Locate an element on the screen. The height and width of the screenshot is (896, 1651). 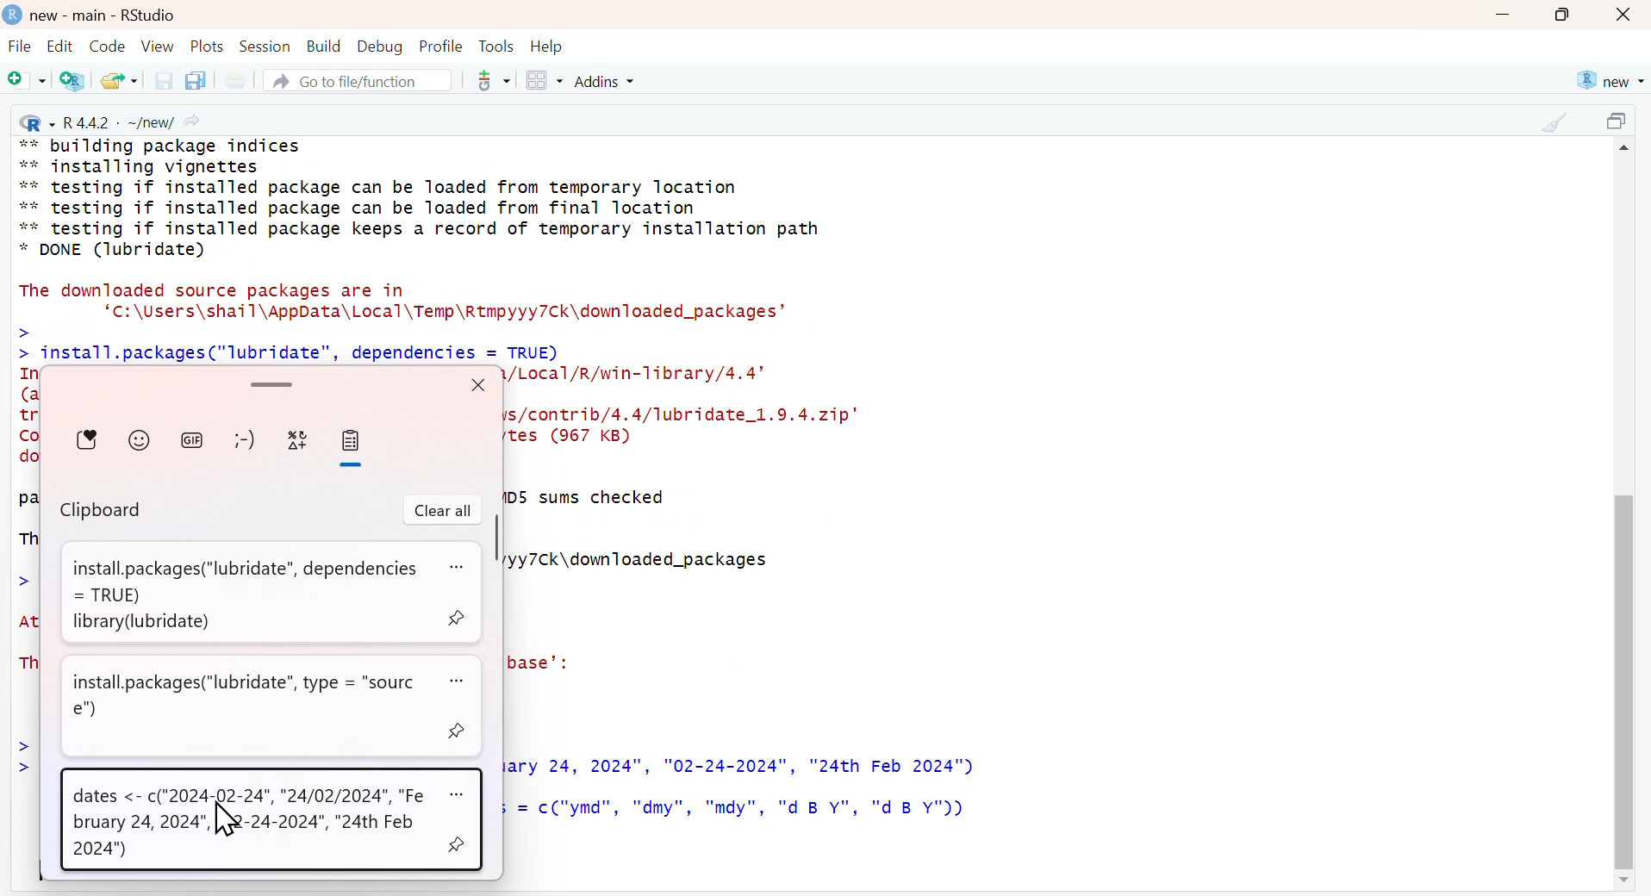
open an existing file is located at coordinates (118, 79).